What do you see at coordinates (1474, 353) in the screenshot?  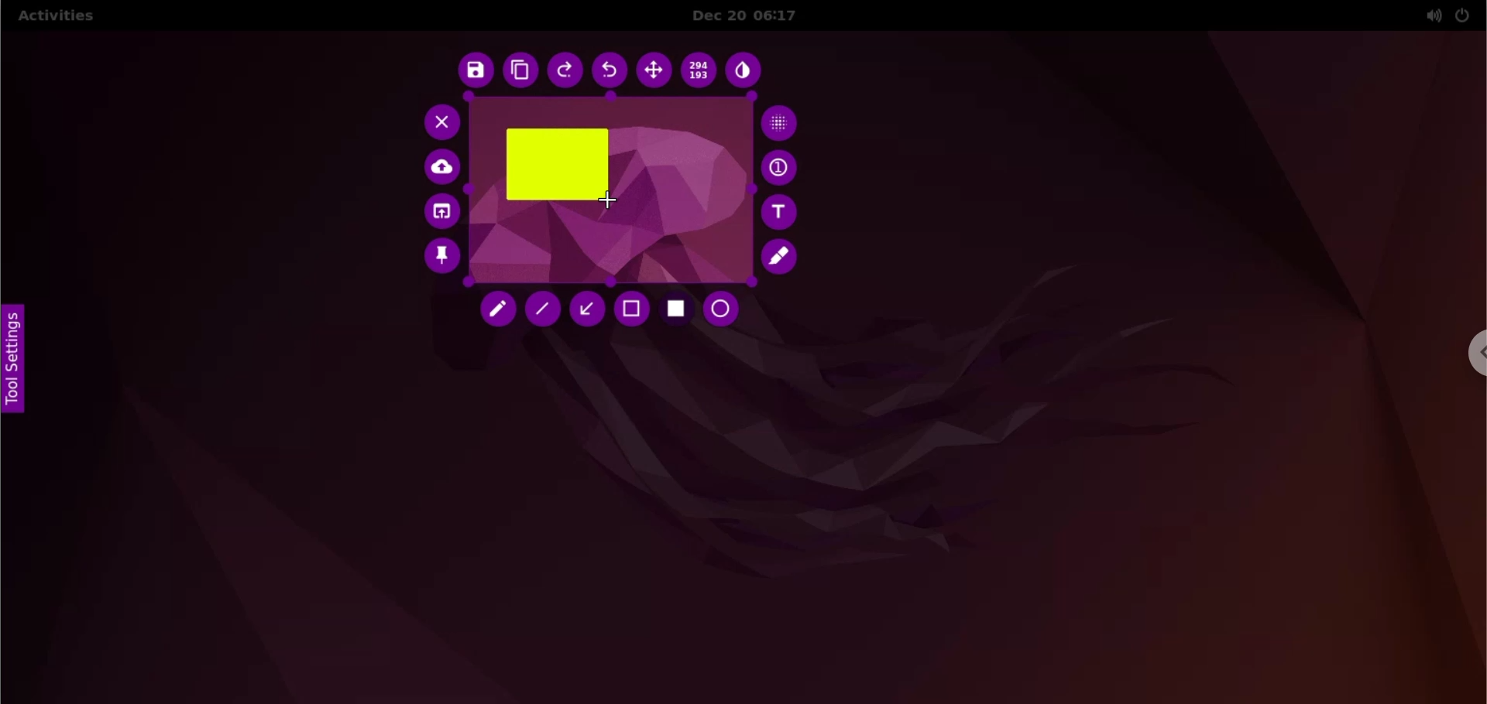 I see `chrome options` at bounding box center [1474, 353].